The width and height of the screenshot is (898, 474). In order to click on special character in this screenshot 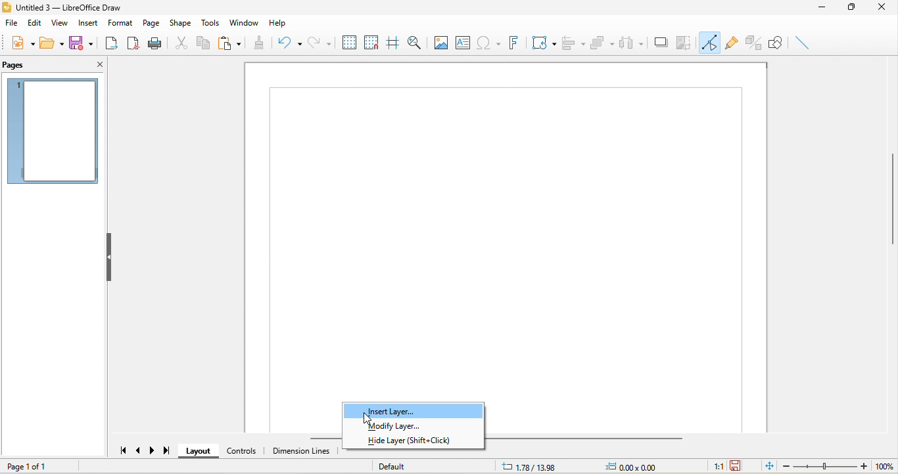, I will do `click(487, 43)`.